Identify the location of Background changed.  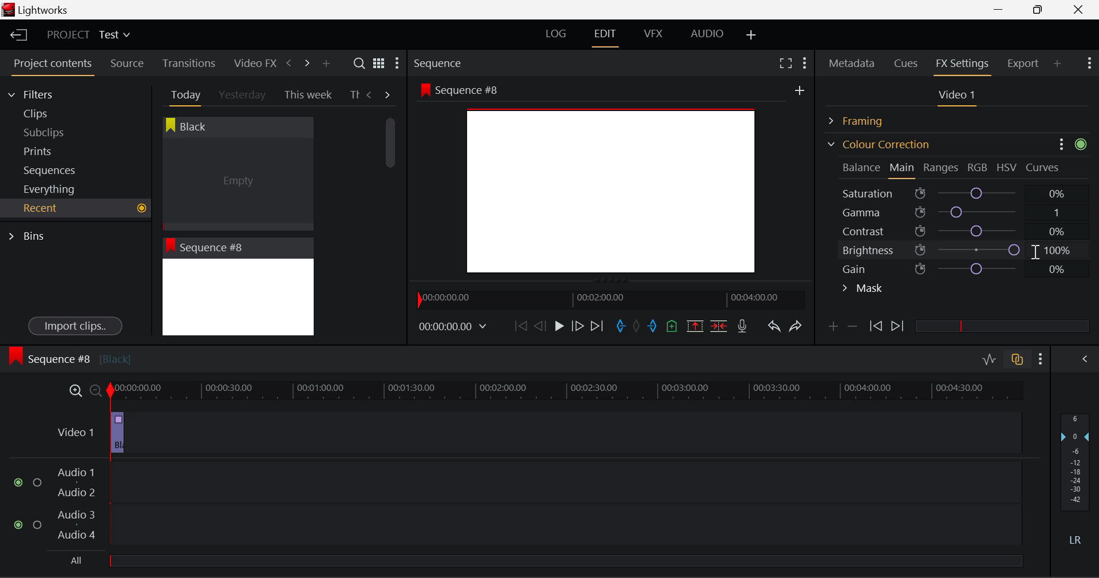
(614, 183).